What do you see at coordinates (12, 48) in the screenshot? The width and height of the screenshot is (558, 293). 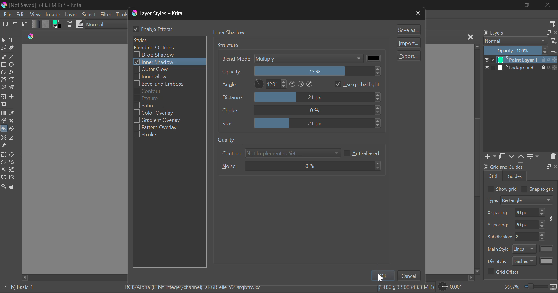 I see `Calligraphic Tool` at bounding box center [12, 48].